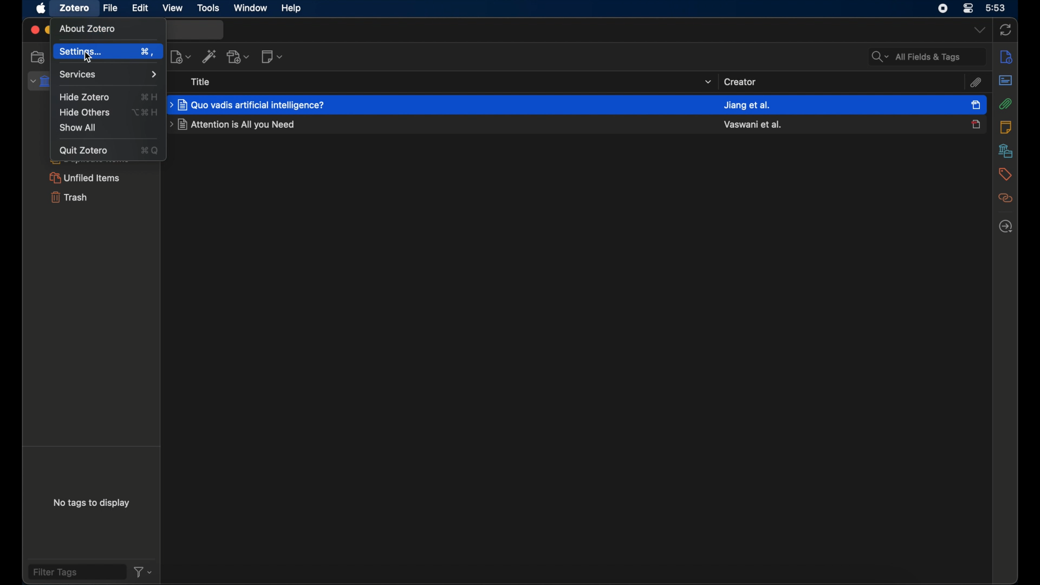 This screenshot has width=1040, height=585. What do you see at coordinates (34, 29) in the screenshot?
I see `close` at bounding box center [34, 29].